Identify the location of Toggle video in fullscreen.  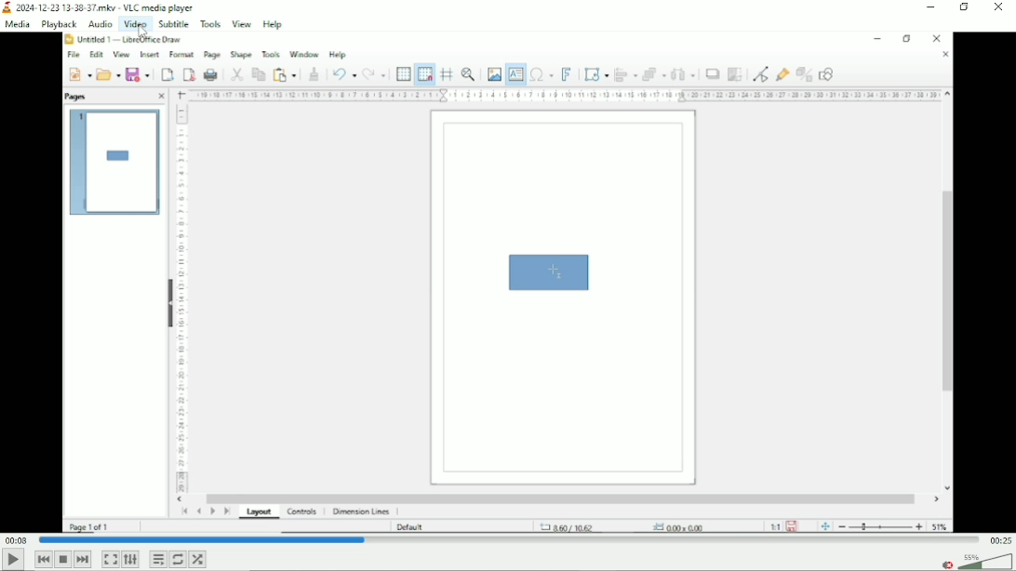
(110, 560).